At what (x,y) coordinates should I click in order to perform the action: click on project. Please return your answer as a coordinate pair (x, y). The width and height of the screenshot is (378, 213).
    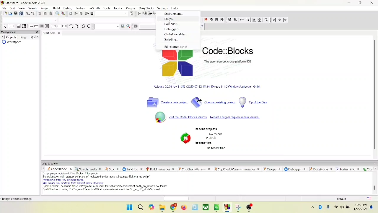
    Looking at the image, I should click on (45, 8).